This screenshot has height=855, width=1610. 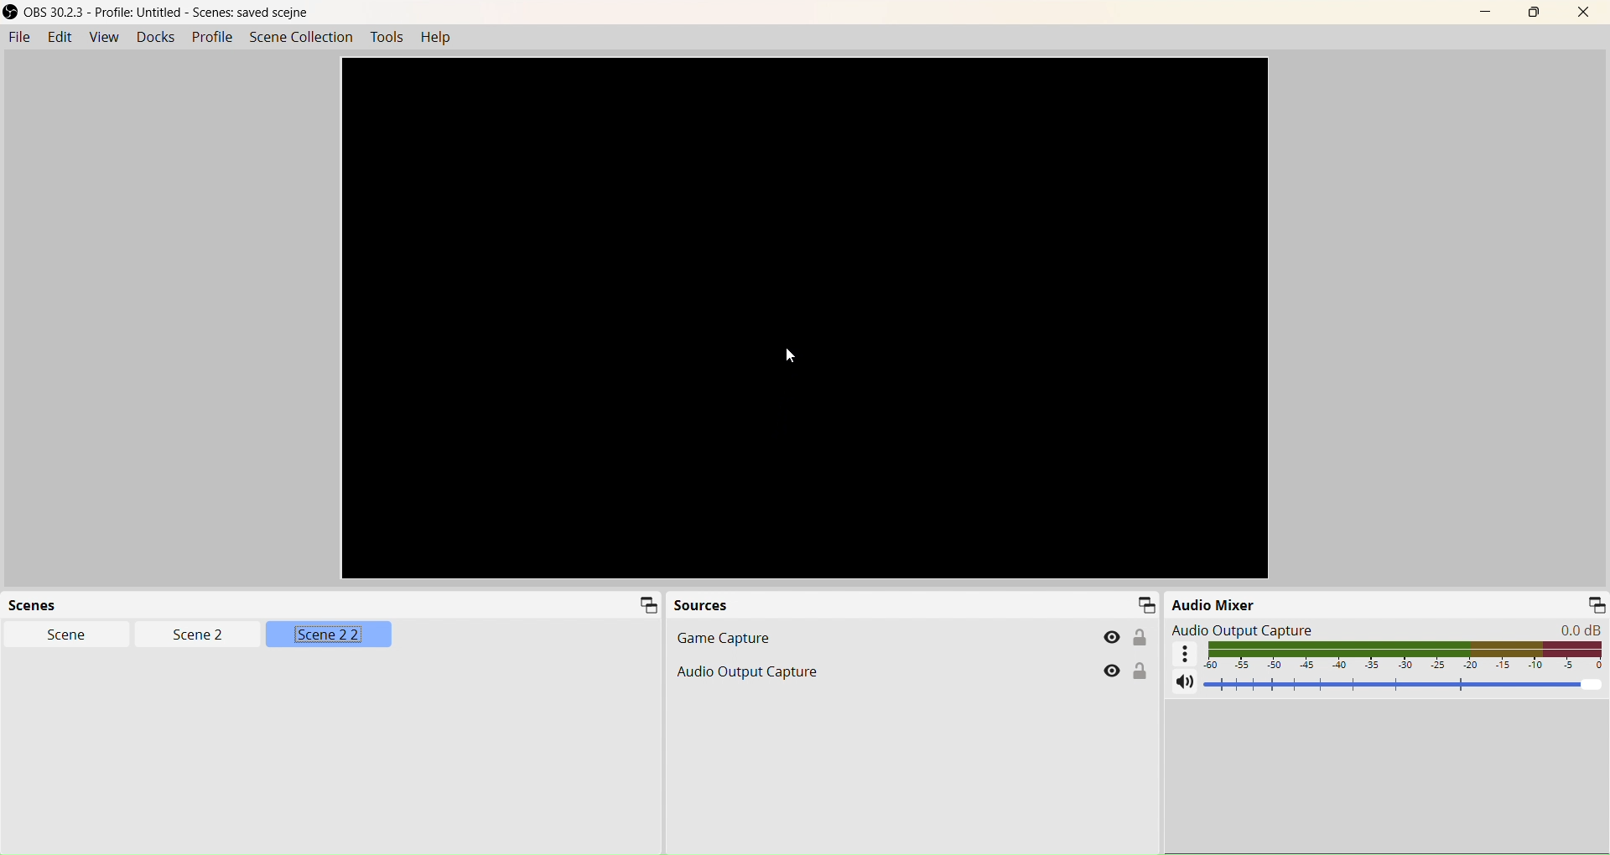 What do you see at coordinates (160, 12) in the screenshot?
I see `OBS 30.23 - Profile Untitled - Scene saved scejne` at bounding box center [160, 12].